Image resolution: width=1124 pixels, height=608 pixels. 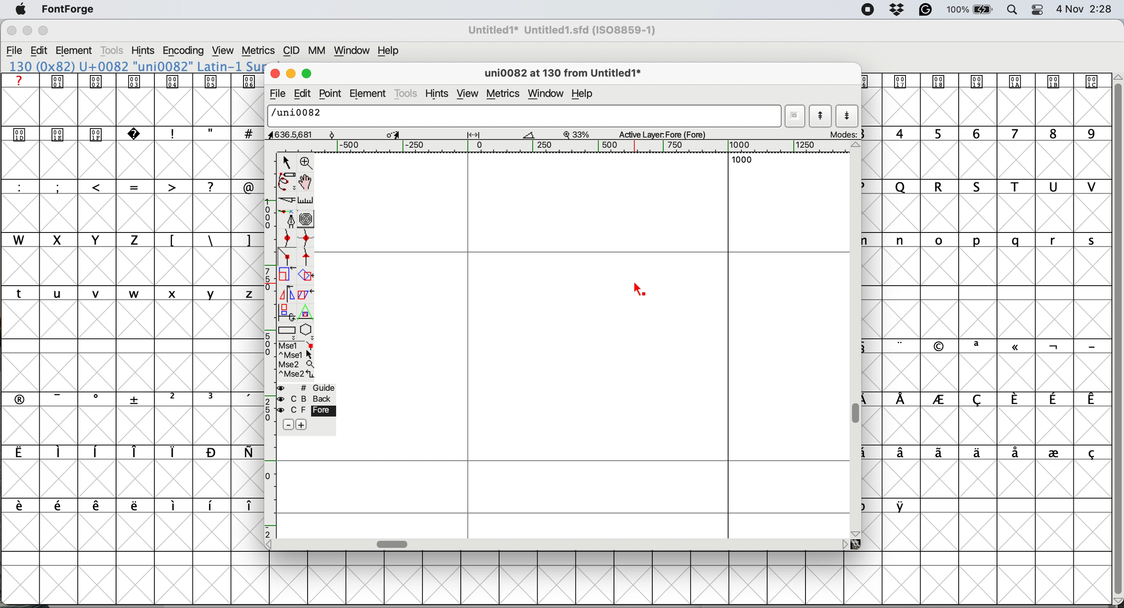 What do you see at coordinates (307, 182) in the screenshot?
I see `scroll by hand` at bounding box center [307, 182].